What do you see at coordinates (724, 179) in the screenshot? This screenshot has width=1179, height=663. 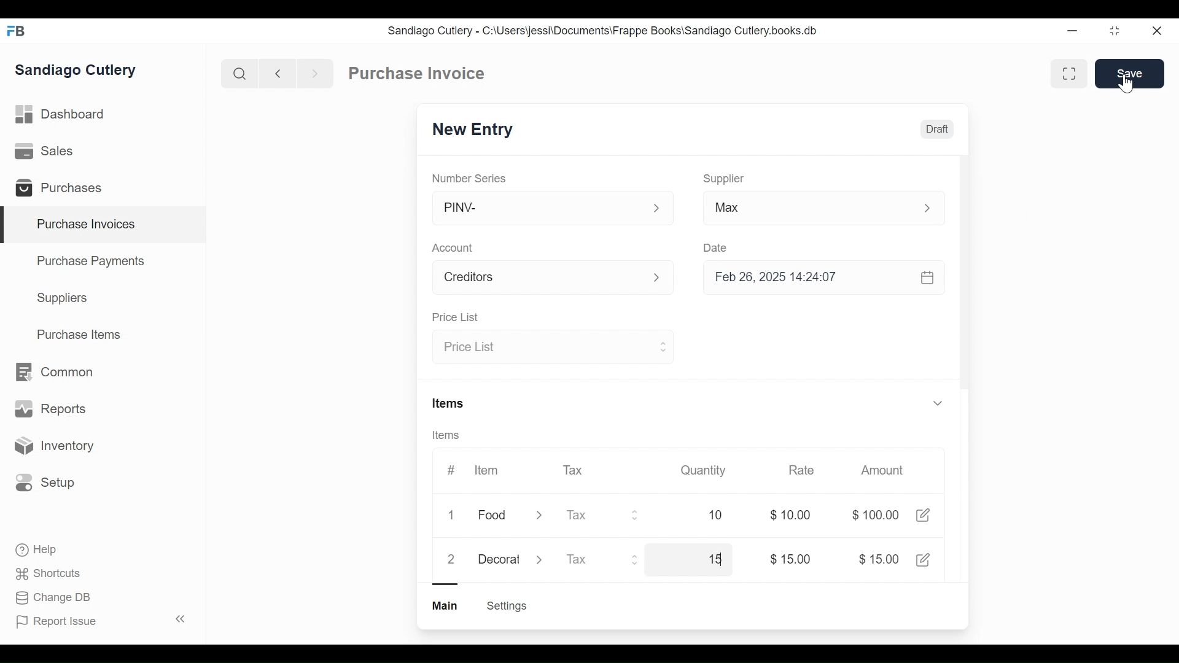 I see `Supplier` at bounding box center [724, 179].